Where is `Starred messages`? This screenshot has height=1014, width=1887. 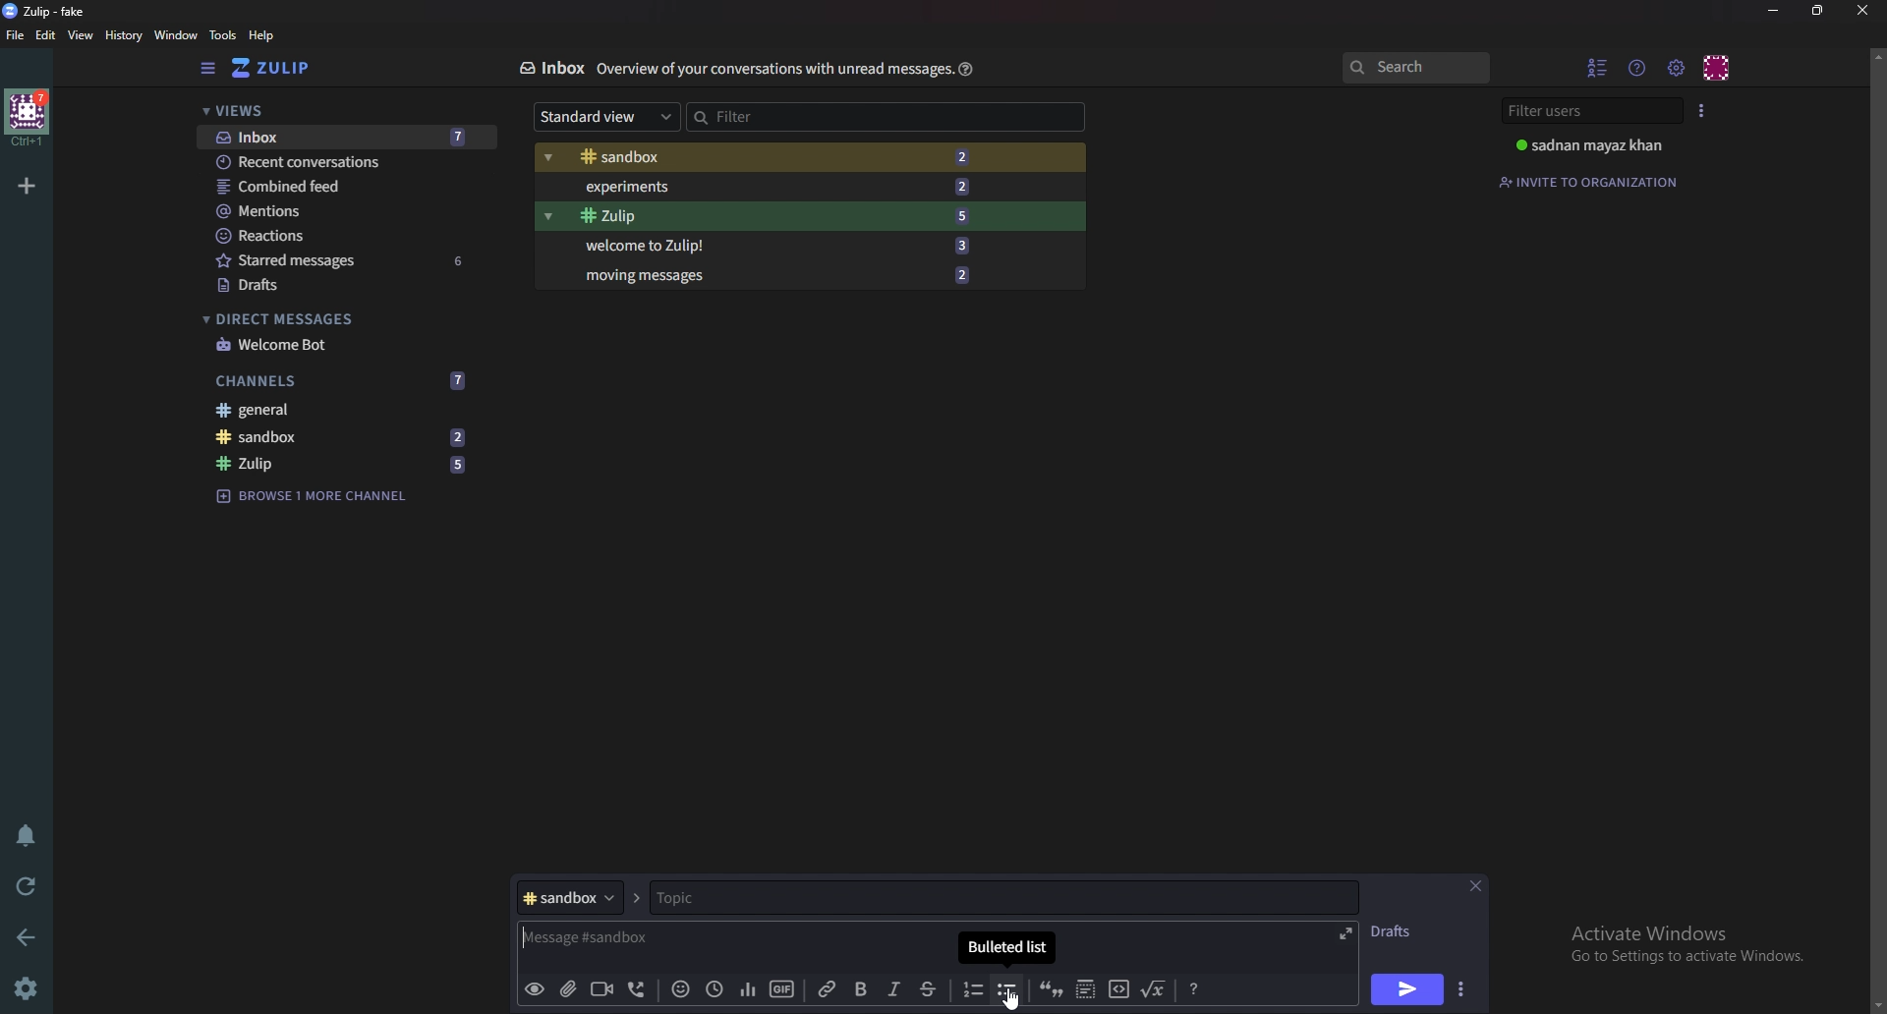
Starred messages is located at coordinates (347, 259).